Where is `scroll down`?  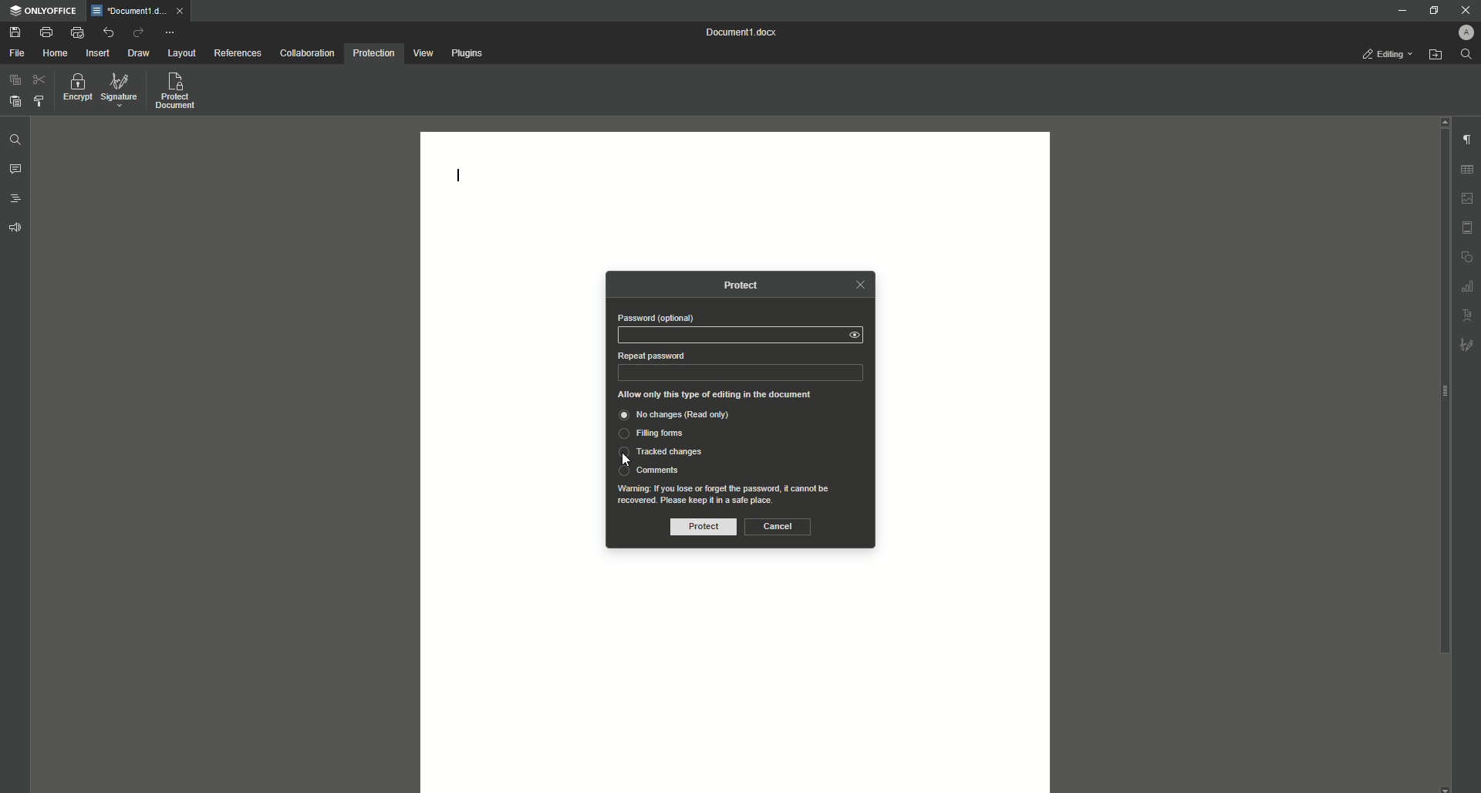
scroll down is located at coordinates (1443, 787).